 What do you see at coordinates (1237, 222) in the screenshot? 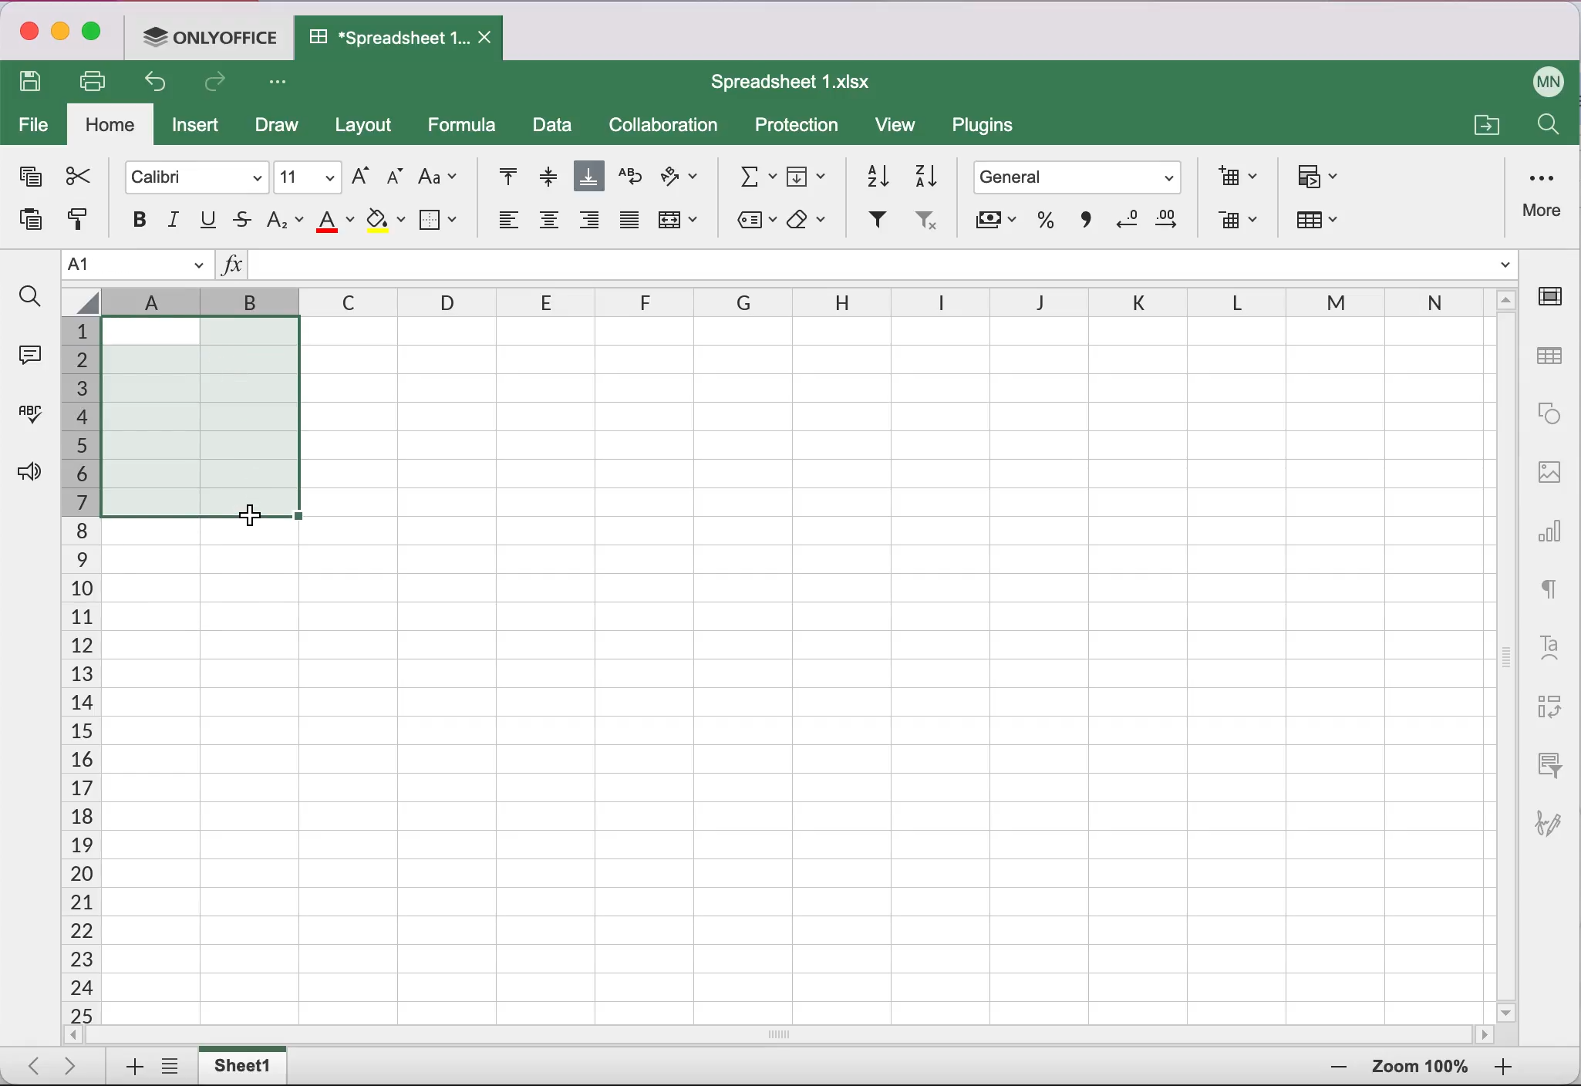
I see `delete cells` at bounding box center [1237, 222].